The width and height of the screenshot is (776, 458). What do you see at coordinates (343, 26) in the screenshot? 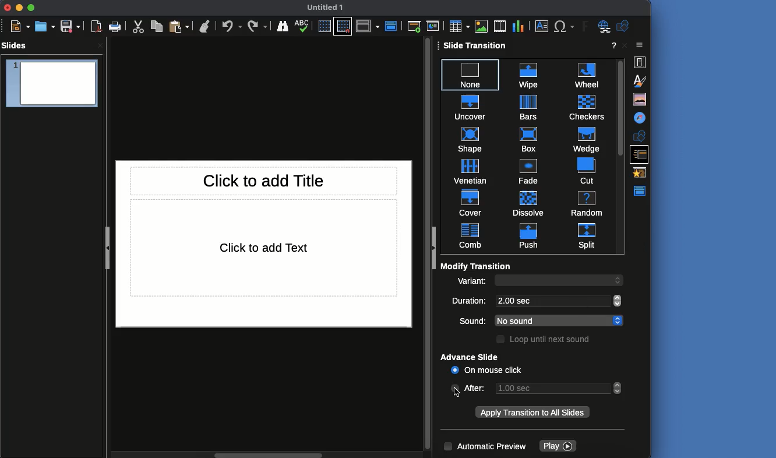
I see `Snap to grid` at bounding box center [343, 26].